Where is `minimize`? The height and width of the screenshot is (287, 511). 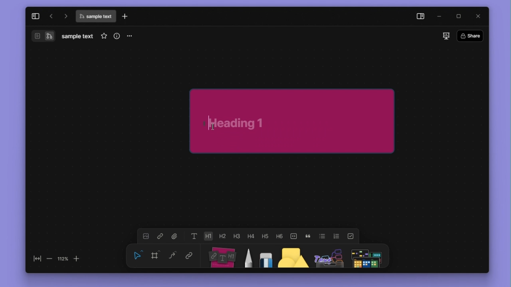
minimize is located at coordinates (440, 17).